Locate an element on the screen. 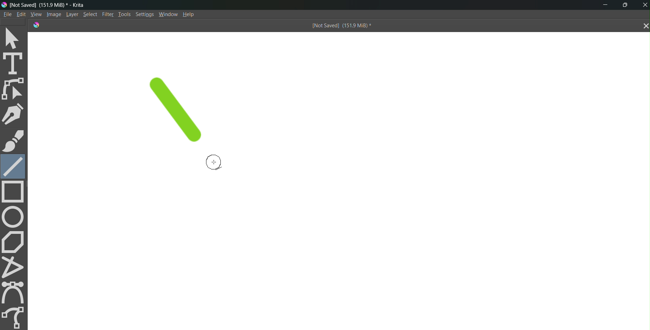 This screenshot has height=330, width=650. select is located at coordinates (15, 37).